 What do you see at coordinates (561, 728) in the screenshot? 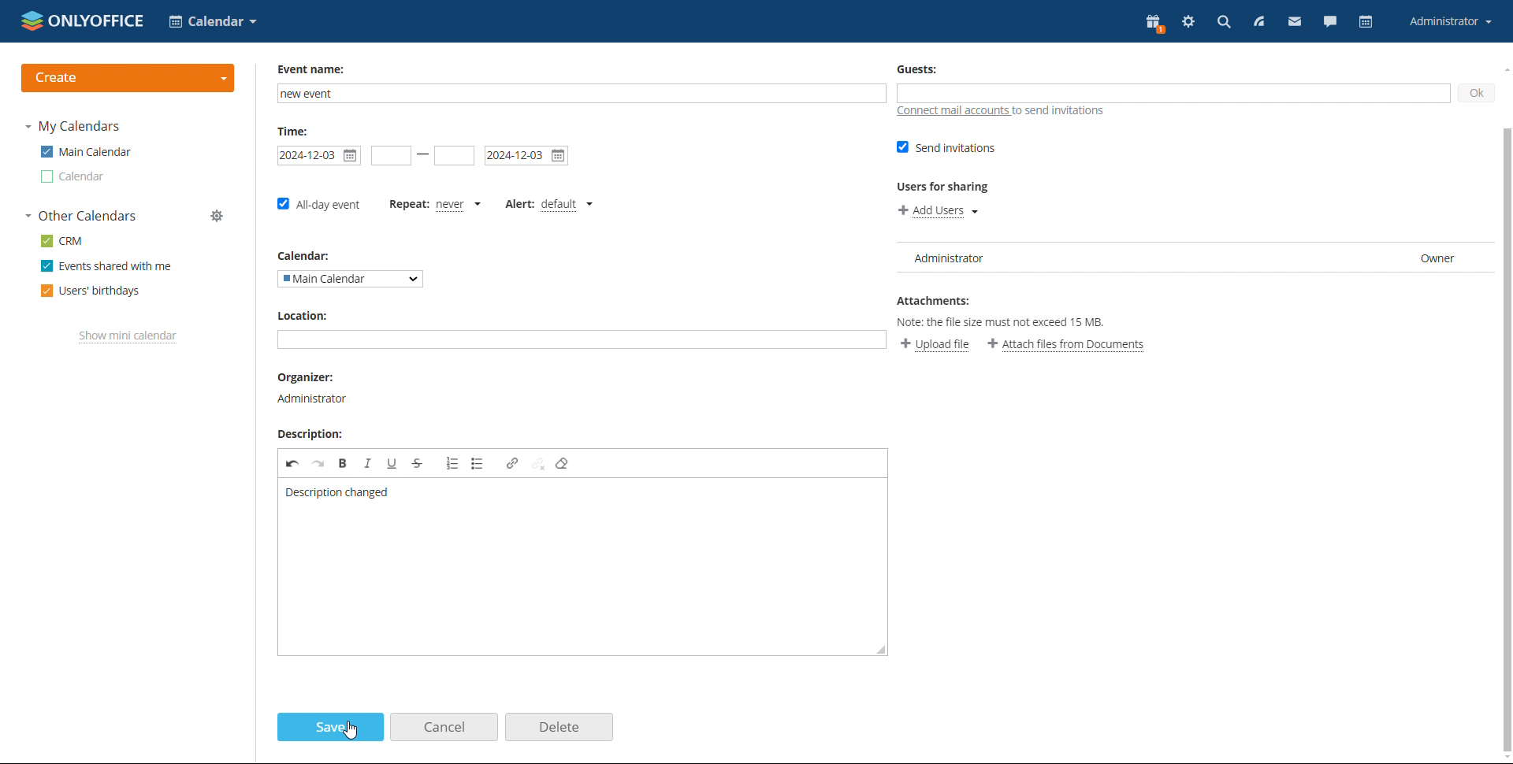
I see `delete` at bounding box center [561, 728].